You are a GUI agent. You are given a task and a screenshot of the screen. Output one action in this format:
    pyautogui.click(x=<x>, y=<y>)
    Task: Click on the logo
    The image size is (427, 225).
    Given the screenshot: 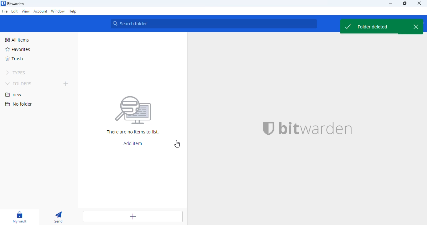 What is the action you would take?
    pyautogui.click(x=3, y=3)
    